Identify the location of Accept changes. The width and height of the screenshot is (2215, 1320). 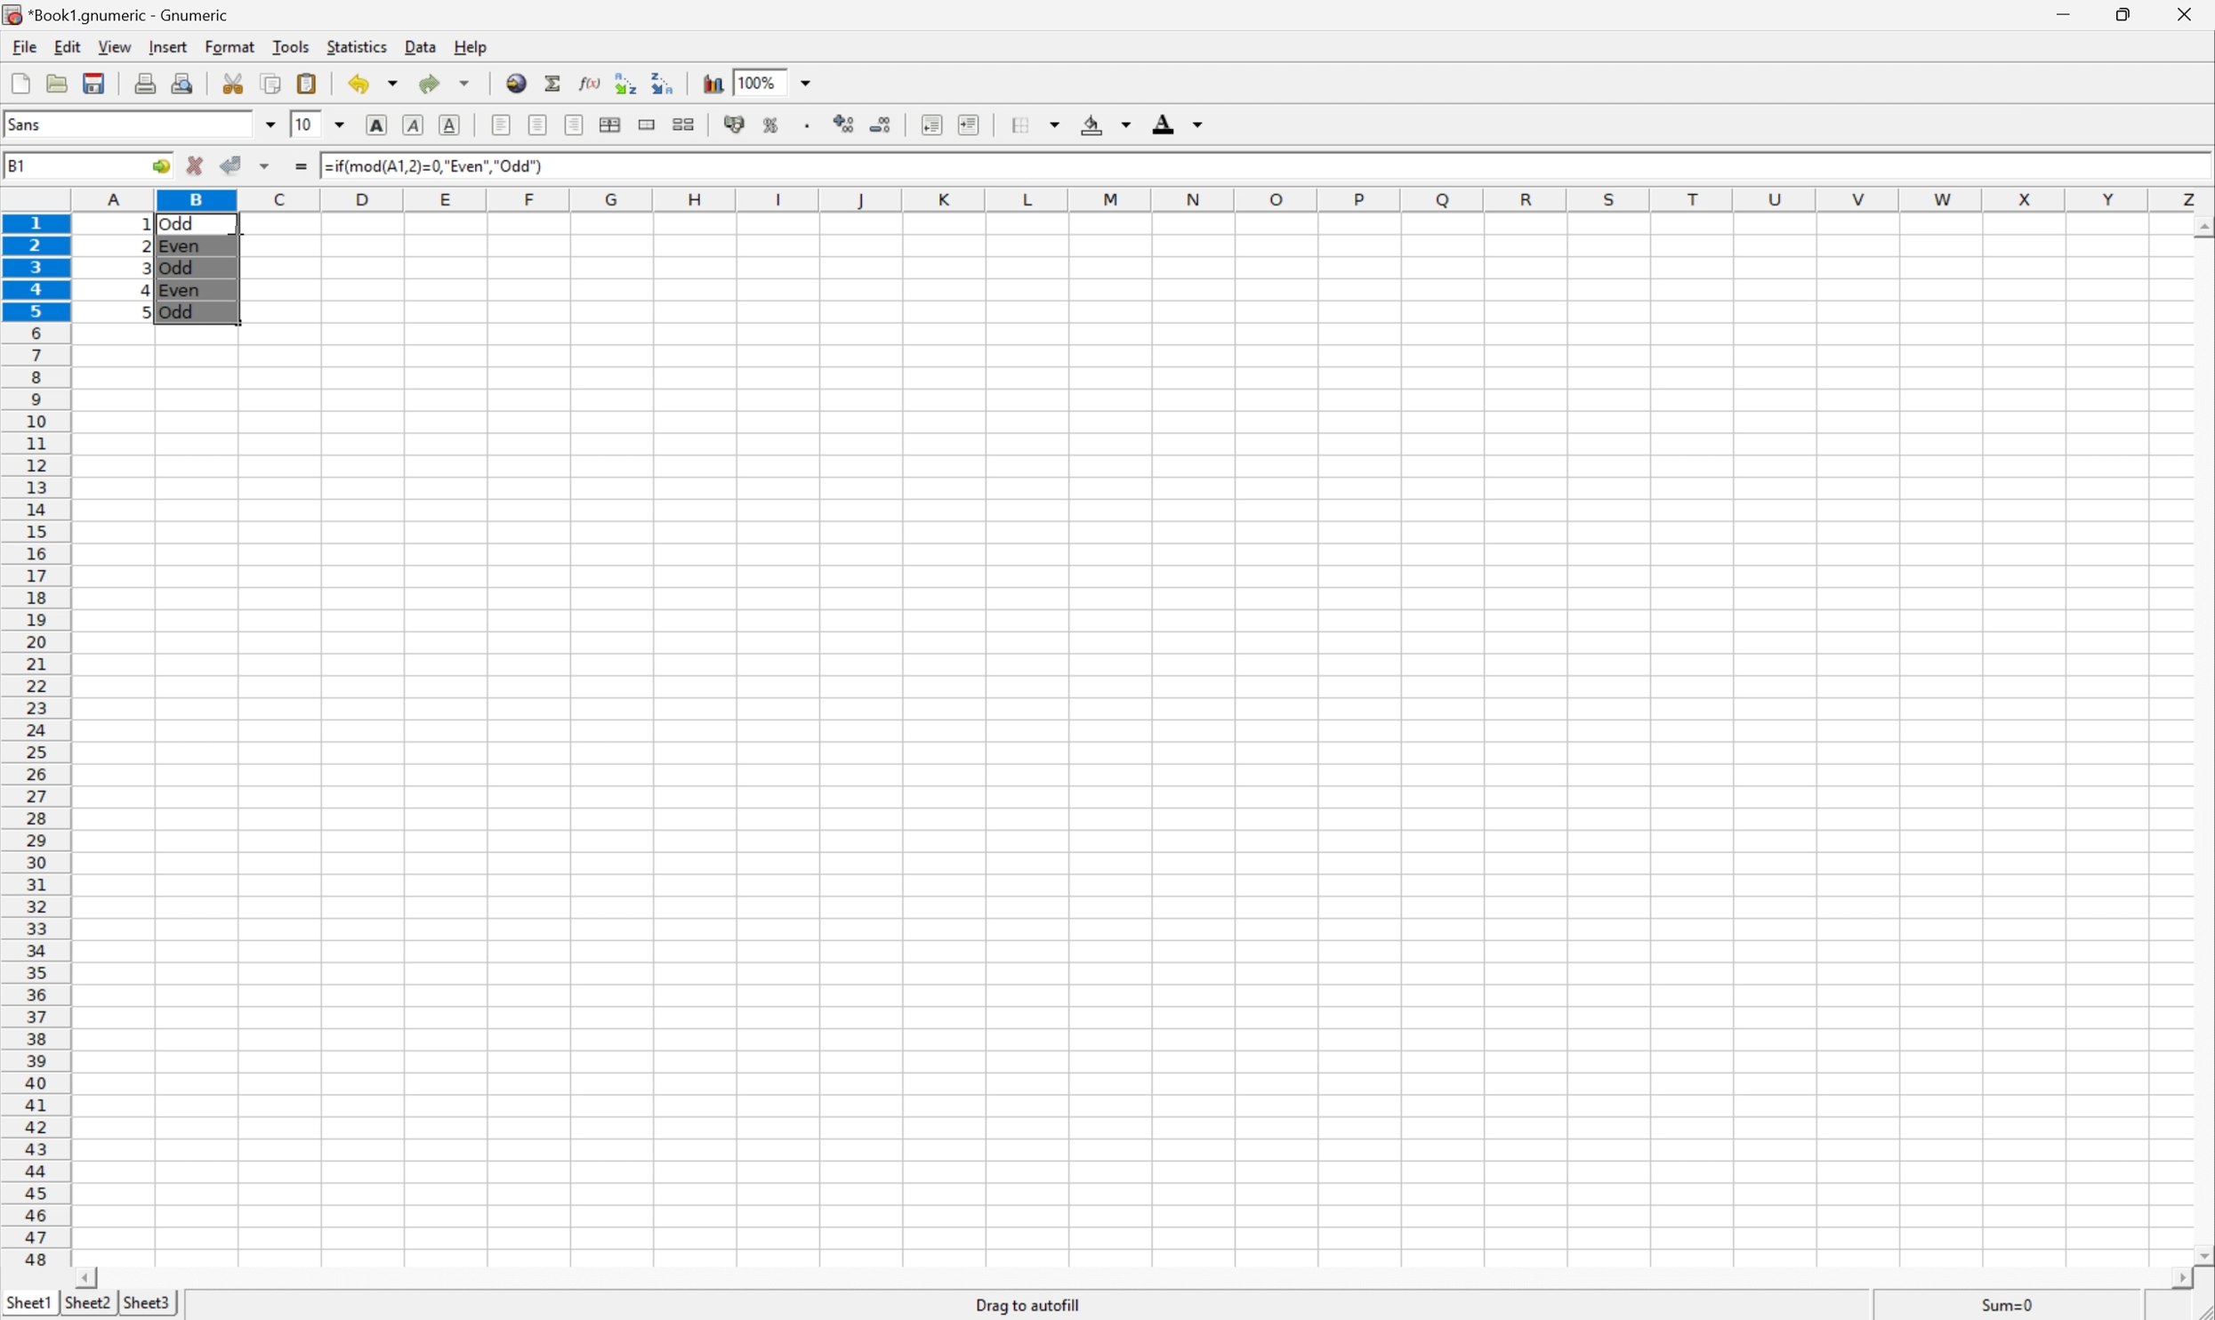
(230, 167).